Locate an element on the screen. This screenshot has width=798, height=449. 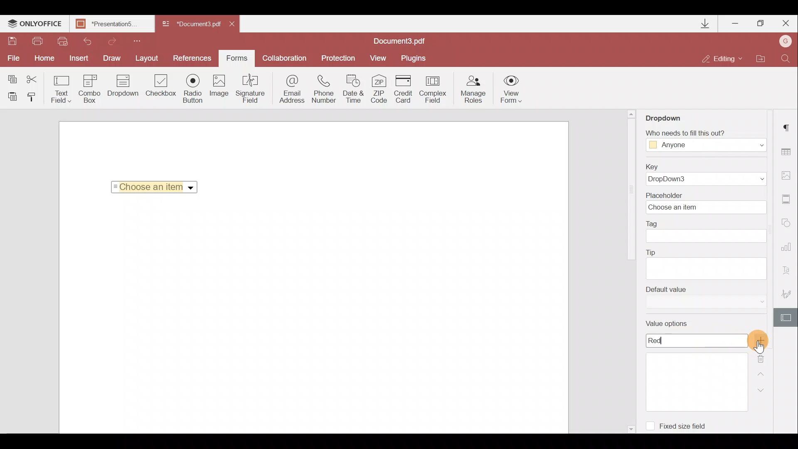
Home is located at coordinates (47, 59).